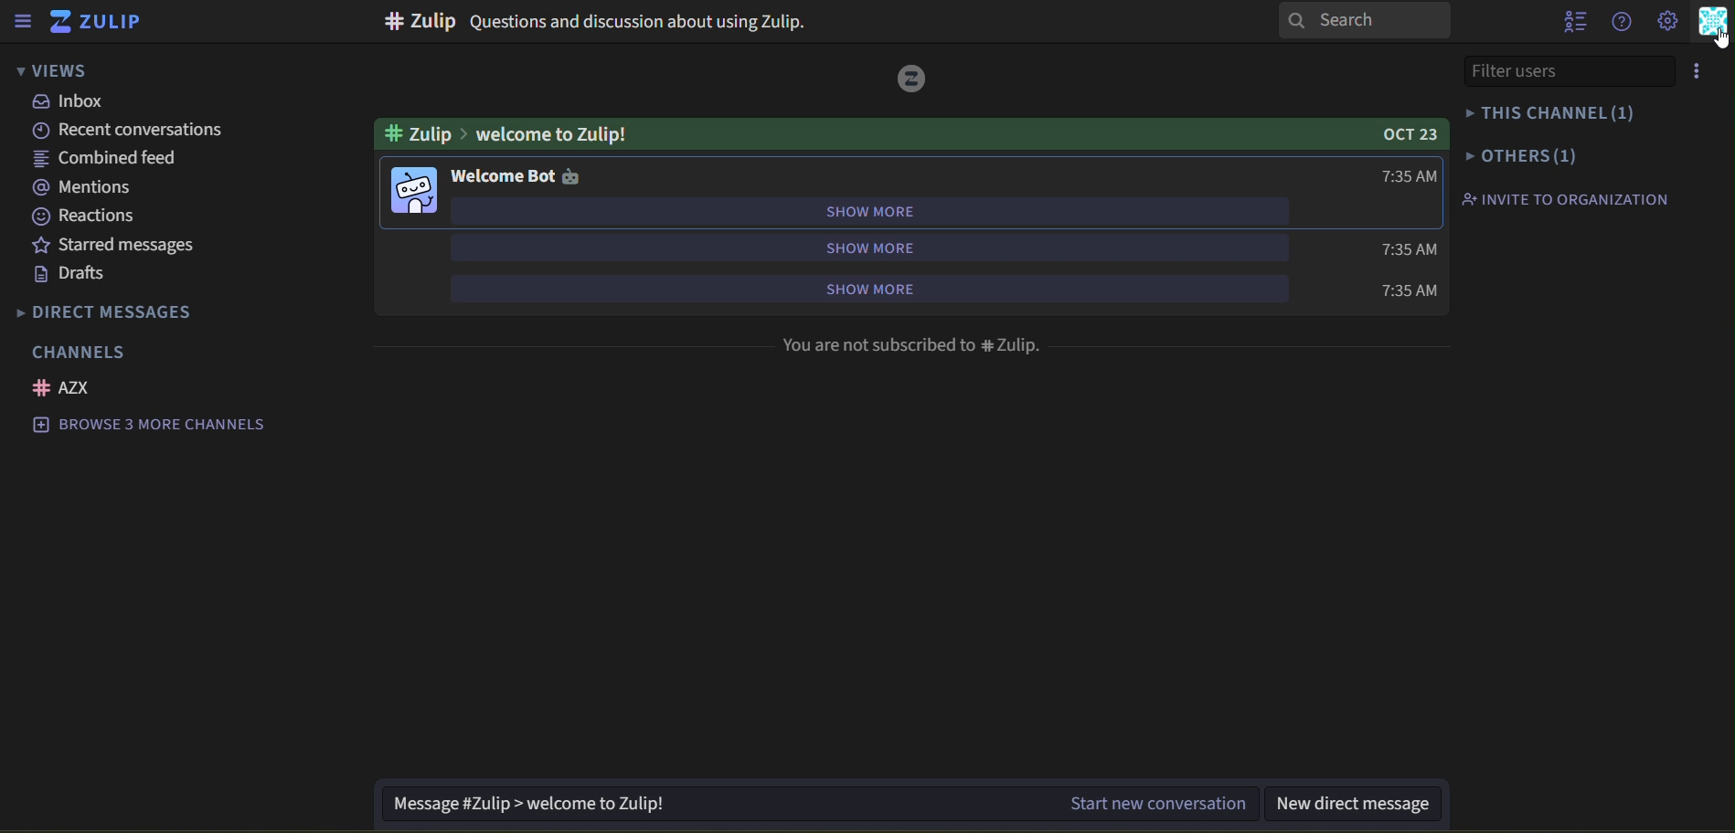 The image size is (1735, 833). What do you see at coordinates (69, 101) in the screenshot?
I see `inbox` at bounding box center [69, 101].